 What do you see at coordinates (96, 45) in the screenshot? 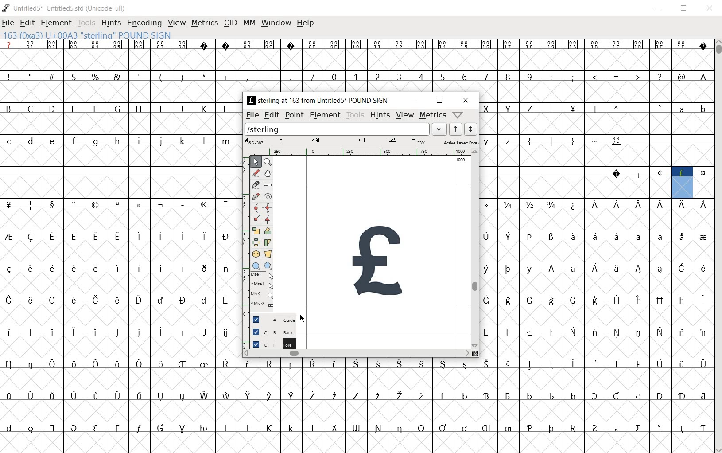
I see `Symbol` at bounding box center [96, 45].